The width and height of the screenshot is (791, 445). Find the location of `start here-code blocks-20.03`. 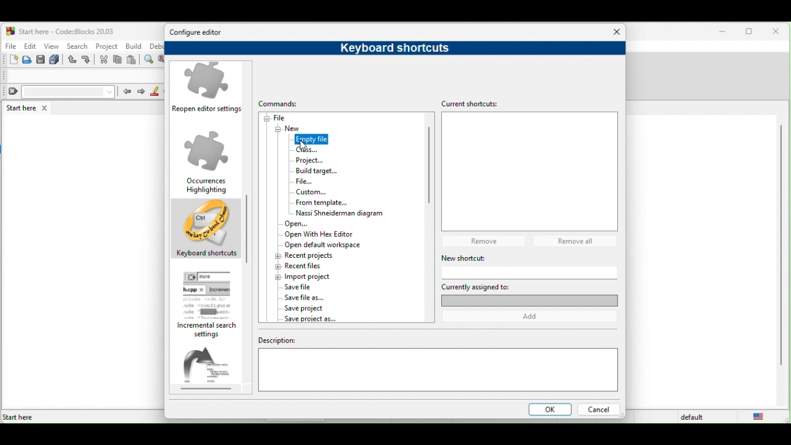

start here-code blocks-20.03 is located at coordinates (60, 30).